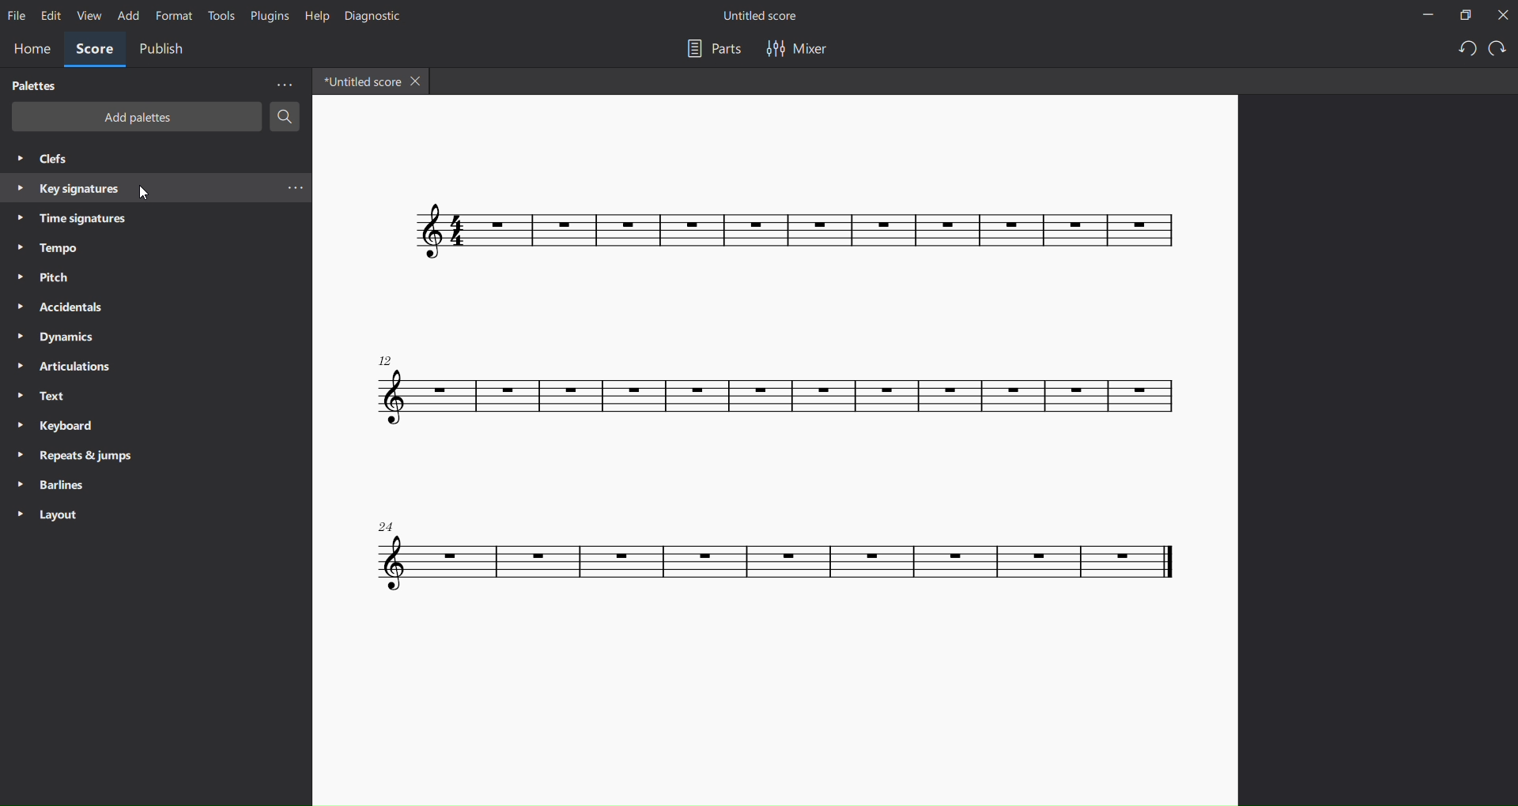  What do you see at coordinates (40, 394) in the screenshot?
I see `text` at bounding box center [40, 394].